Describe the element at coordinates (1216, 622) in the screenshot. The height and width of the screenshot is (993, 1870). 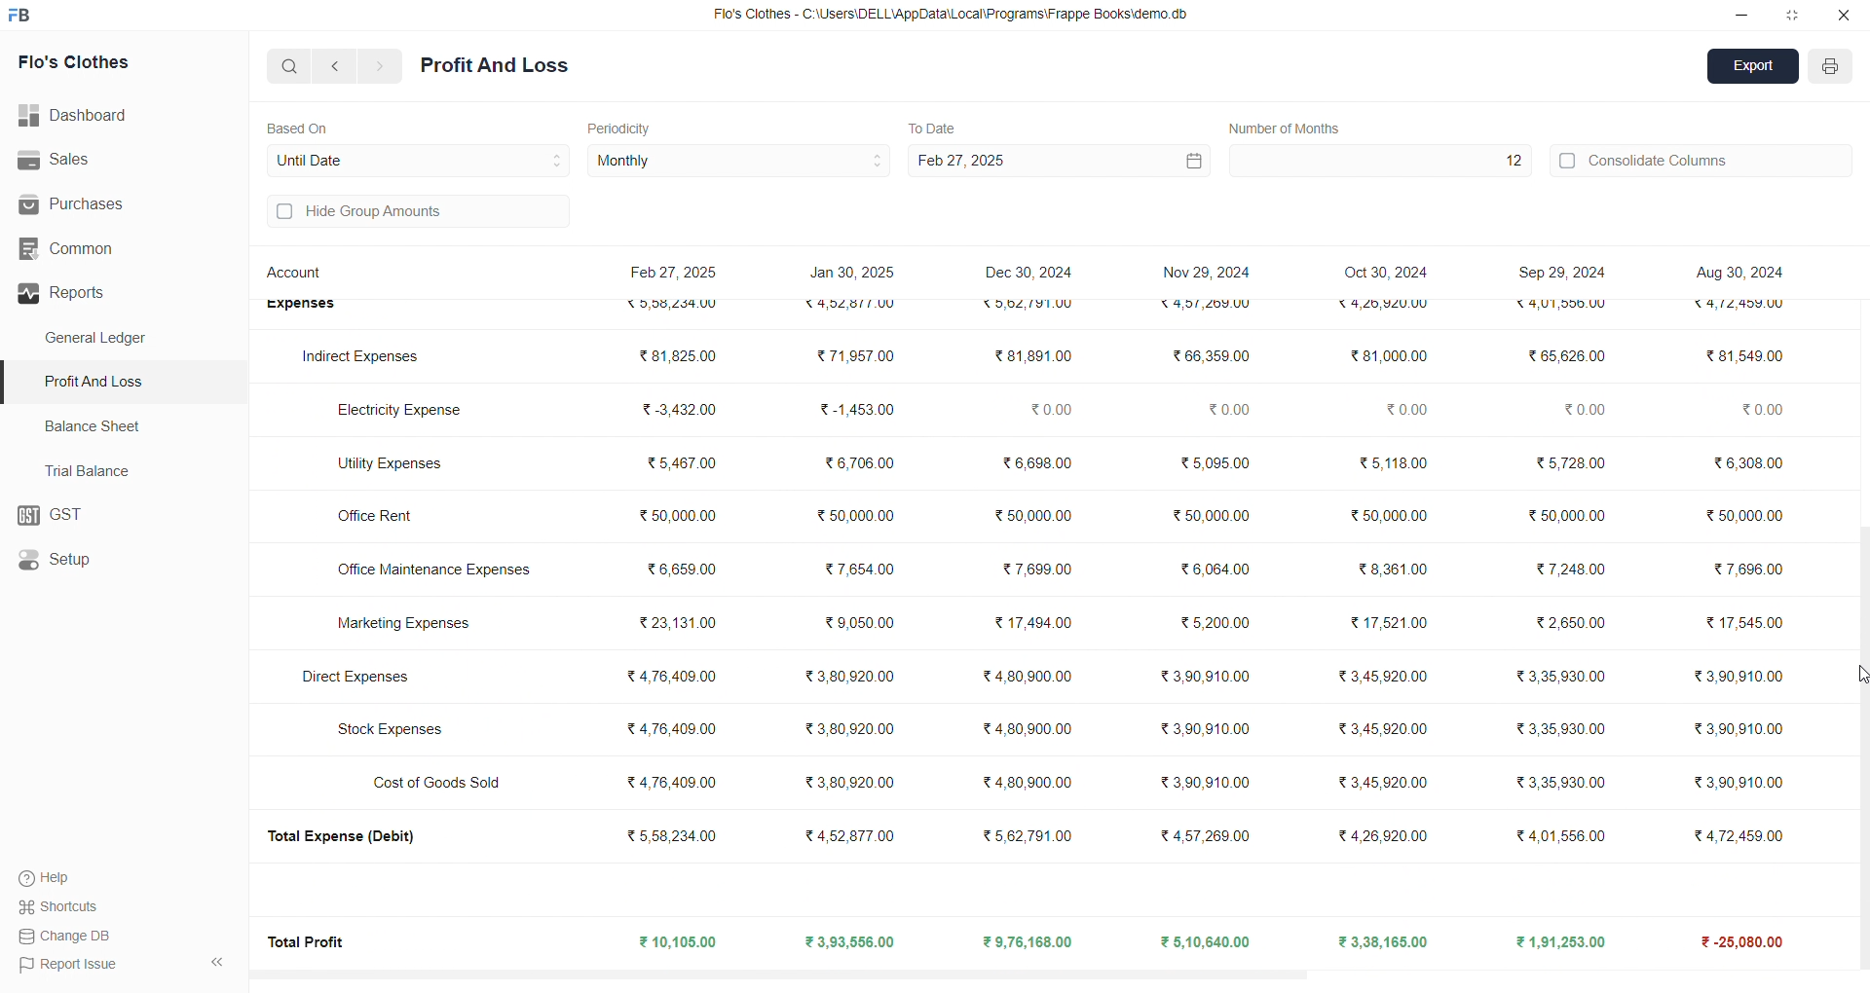
I see `₹5200.00` at that location.